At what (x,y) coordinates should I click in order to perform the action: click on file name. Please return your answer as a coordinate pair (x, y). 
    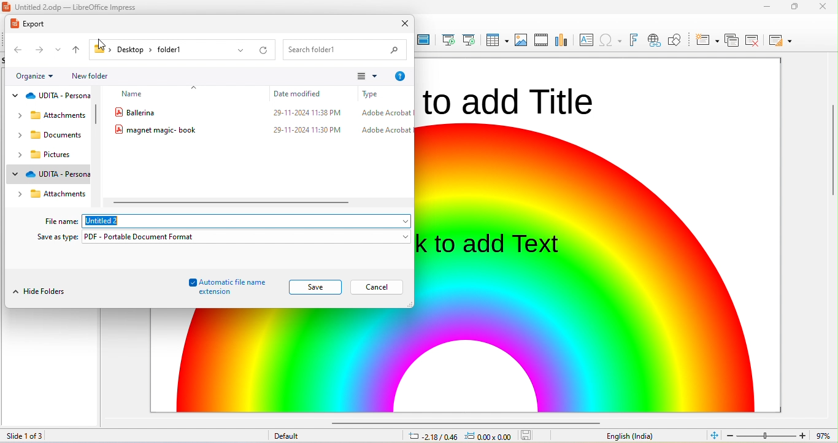
    Looking at the image, I should click on (62, 222).